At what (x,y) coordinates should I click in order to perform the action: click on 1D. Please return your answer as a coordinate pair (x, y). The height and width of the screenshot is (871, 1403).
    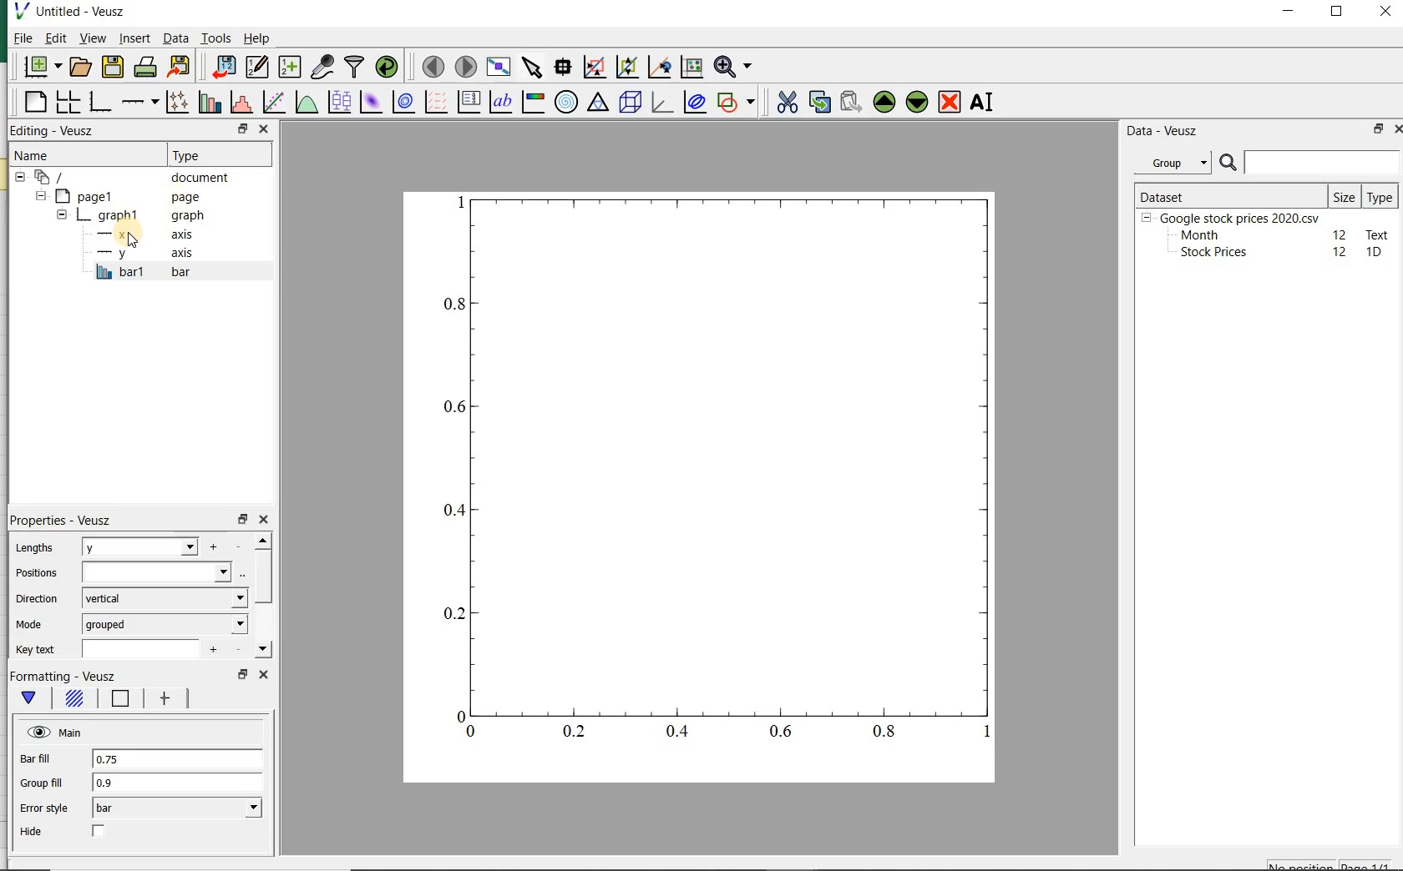
    Looking at the image, I should click on (1375, 253).